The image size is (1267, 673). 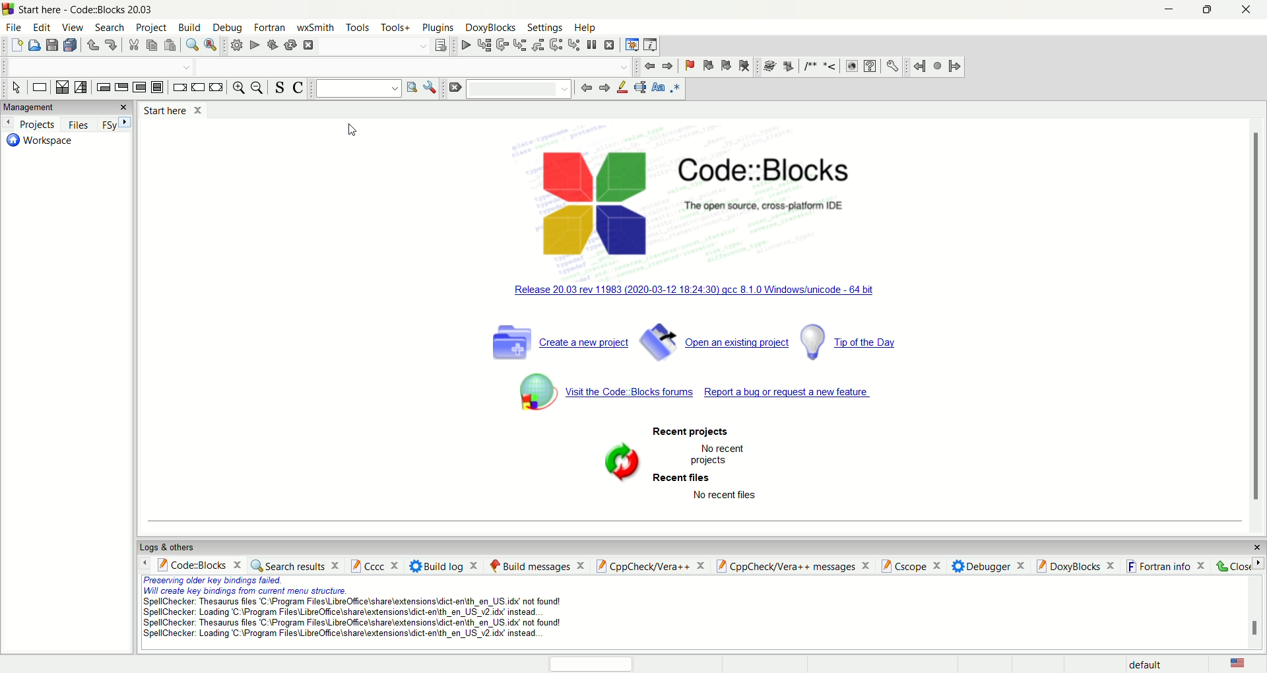 What do you see at coordinates (1252, 10) in the screenshot?
I see `close` at bounding box center [1252, 10].